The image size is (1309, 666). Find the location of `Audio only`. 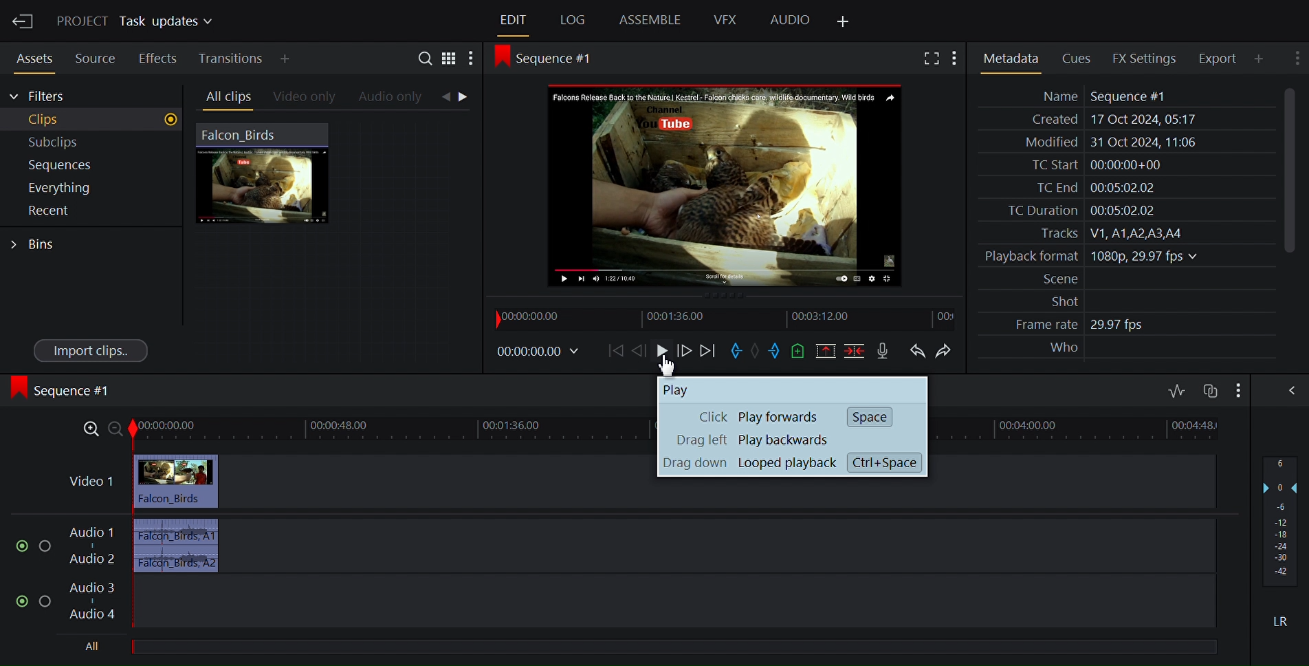

Audio only is located at coordinates (394, 98).